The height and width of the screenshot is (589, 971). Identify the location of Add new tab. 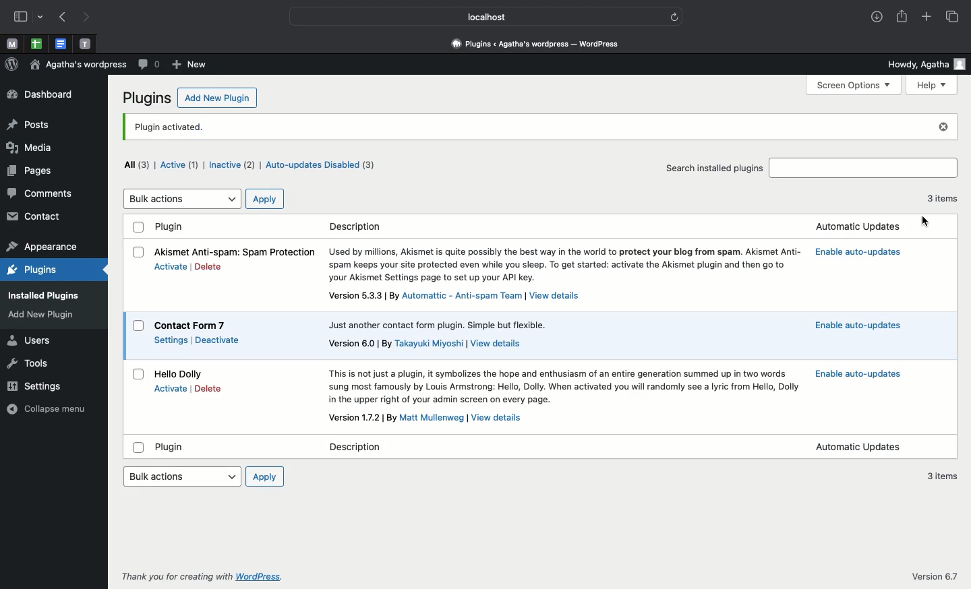
(926, 17).